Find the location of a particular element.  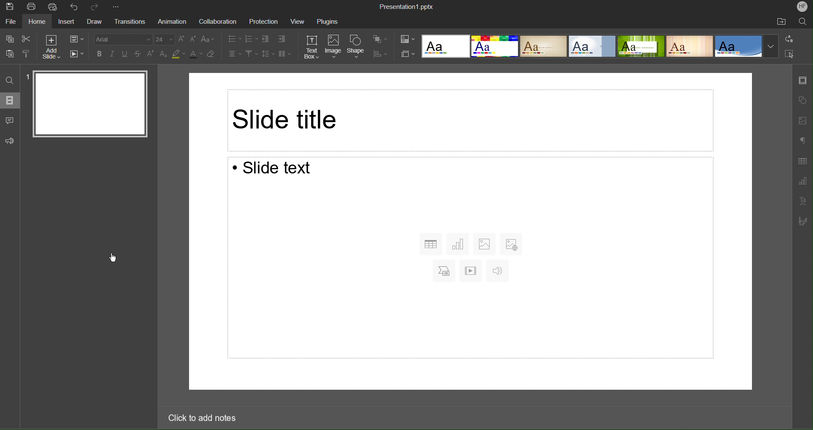

scroll bar is located at coordinates (788, 229).